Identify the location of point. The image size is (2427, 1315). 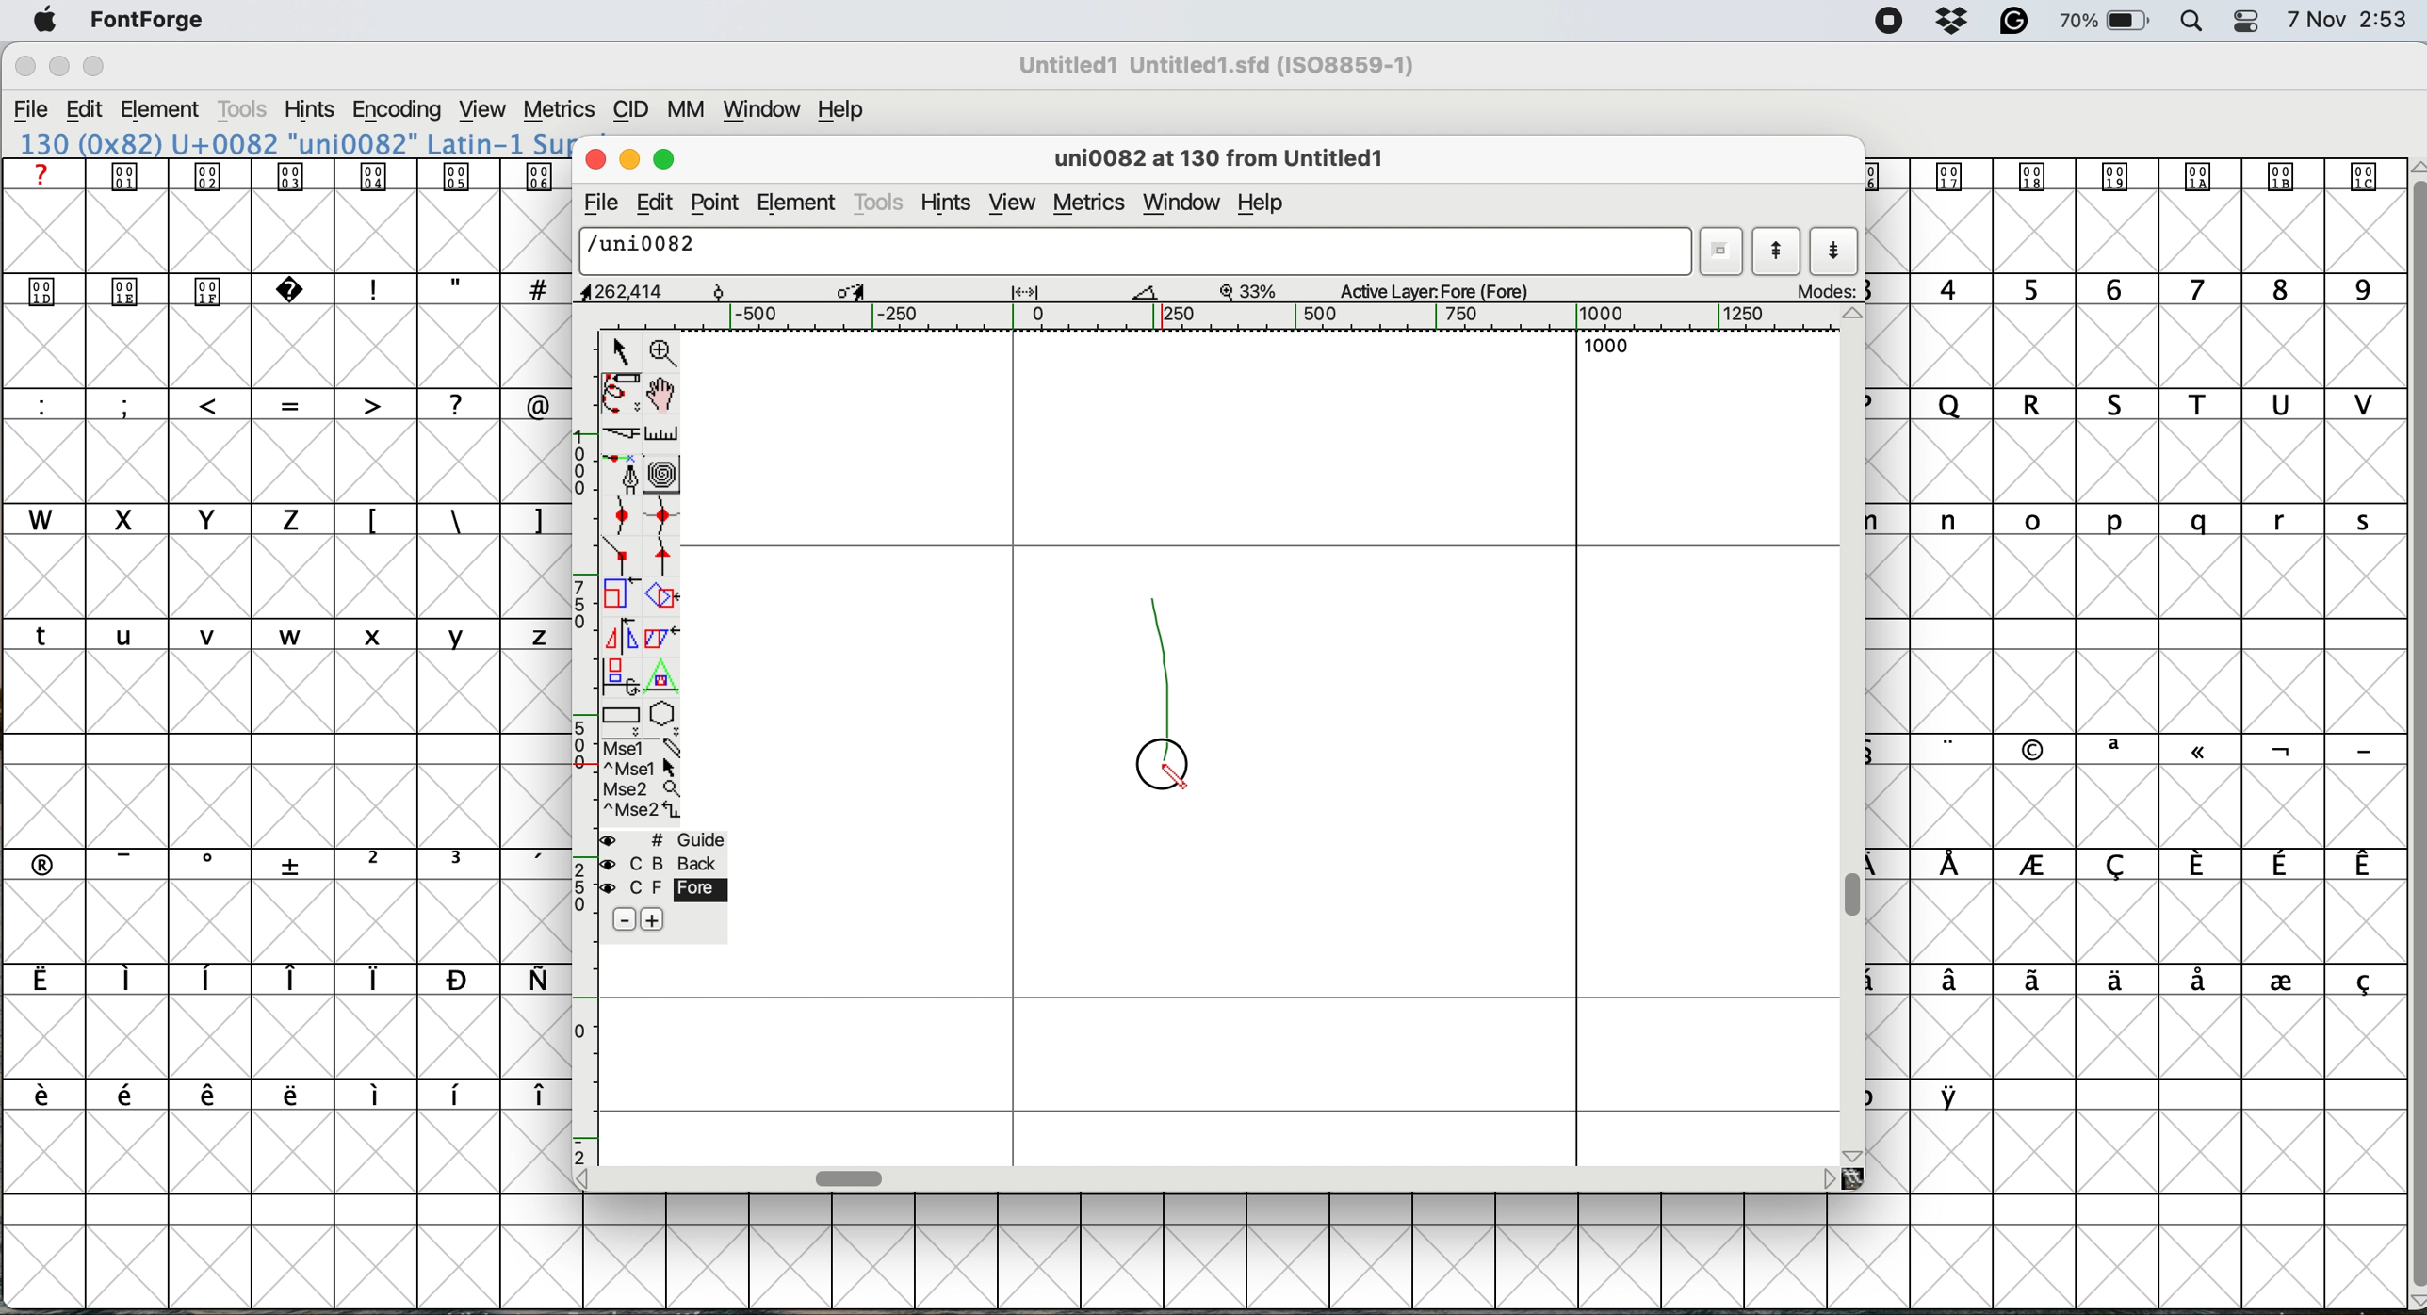
(720, 203).